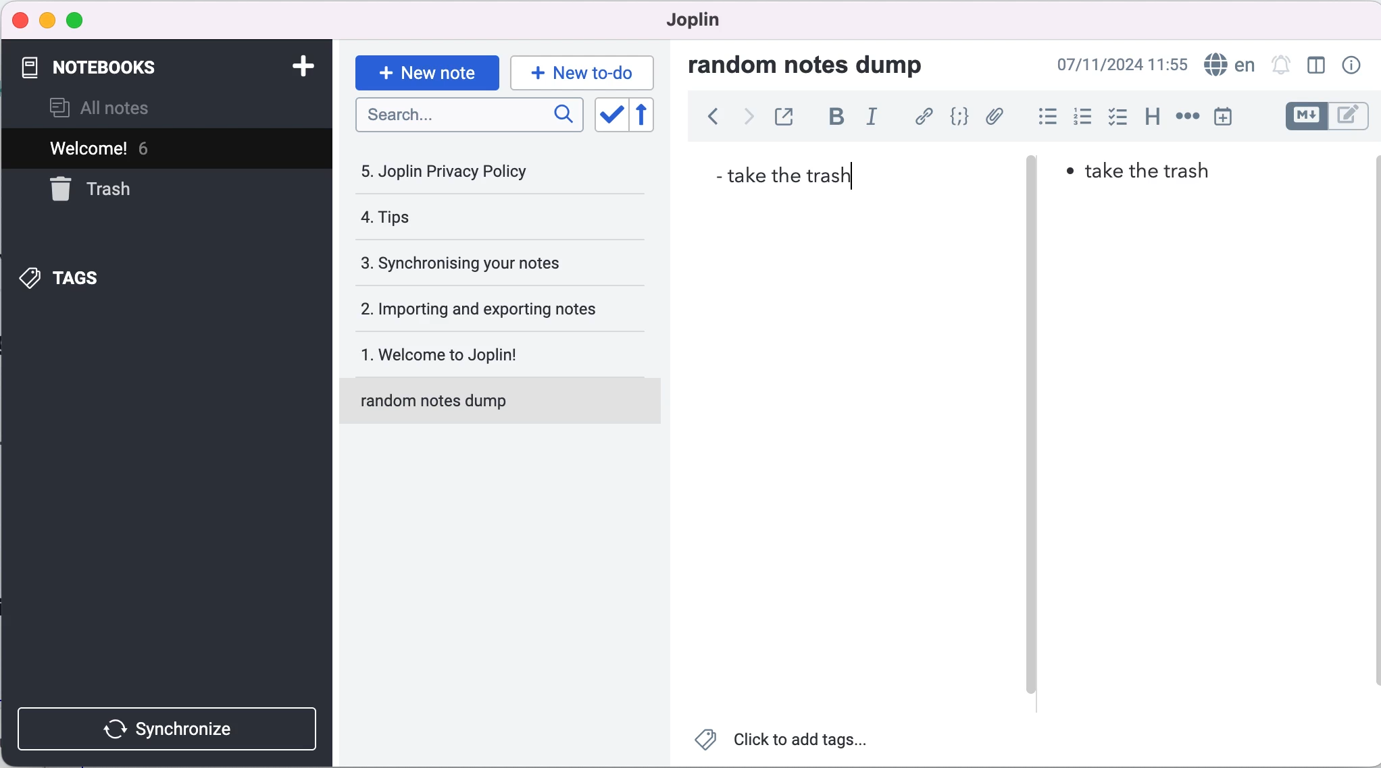 The image size is (1381, 768). I want to click on bulleted list, so click(1042, 117).